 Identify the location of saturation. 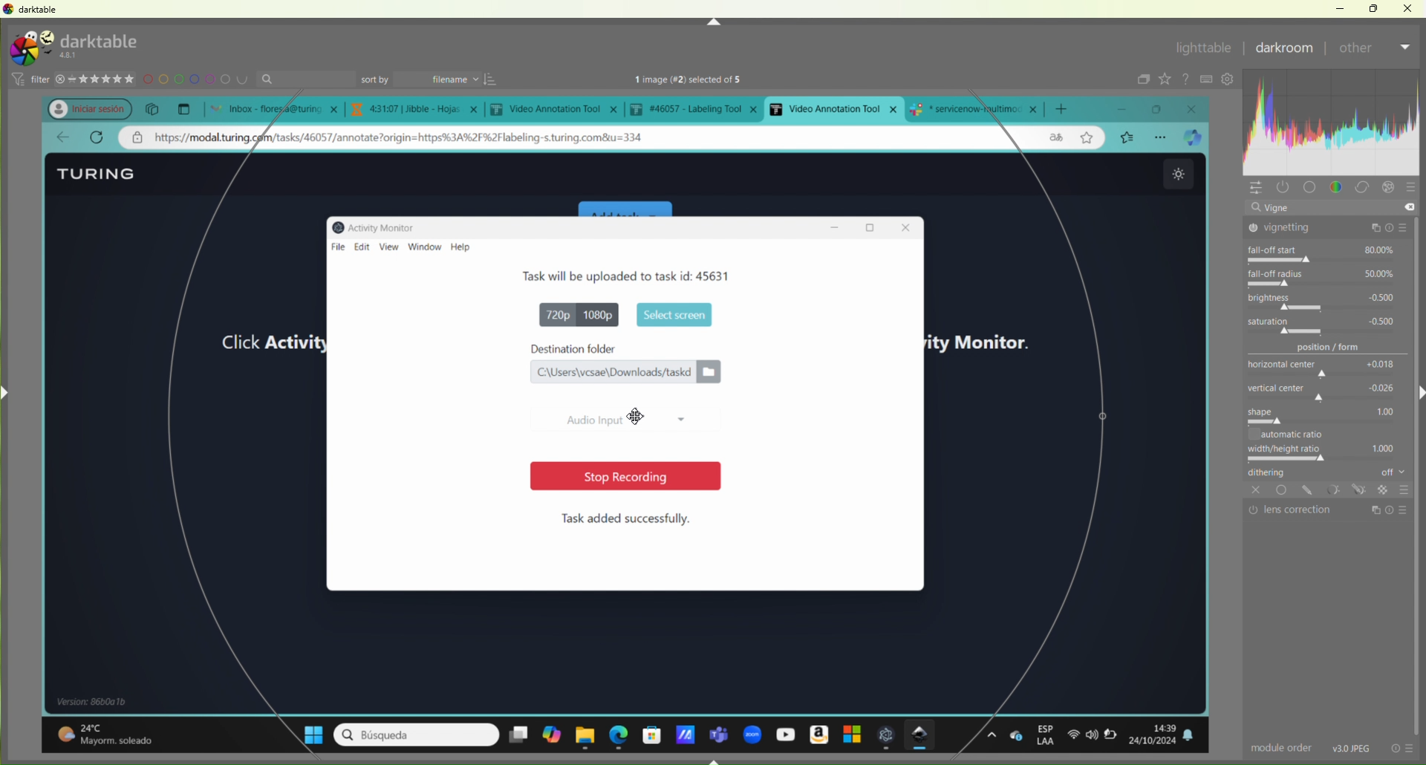
(1331, 325).